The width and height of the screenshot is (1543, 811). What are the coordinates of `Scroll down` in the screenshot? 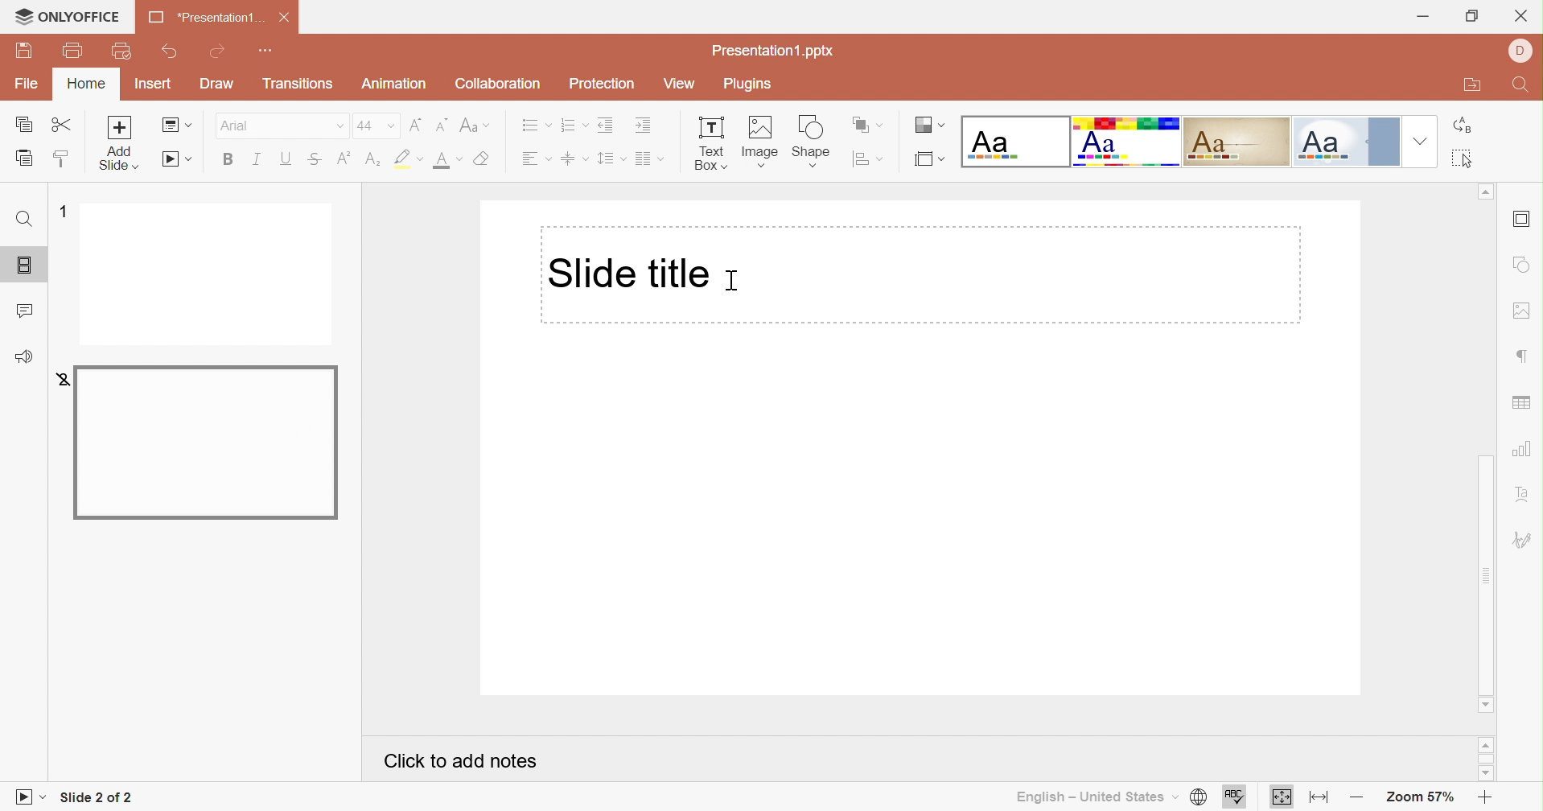 It's located at (1485, 772).